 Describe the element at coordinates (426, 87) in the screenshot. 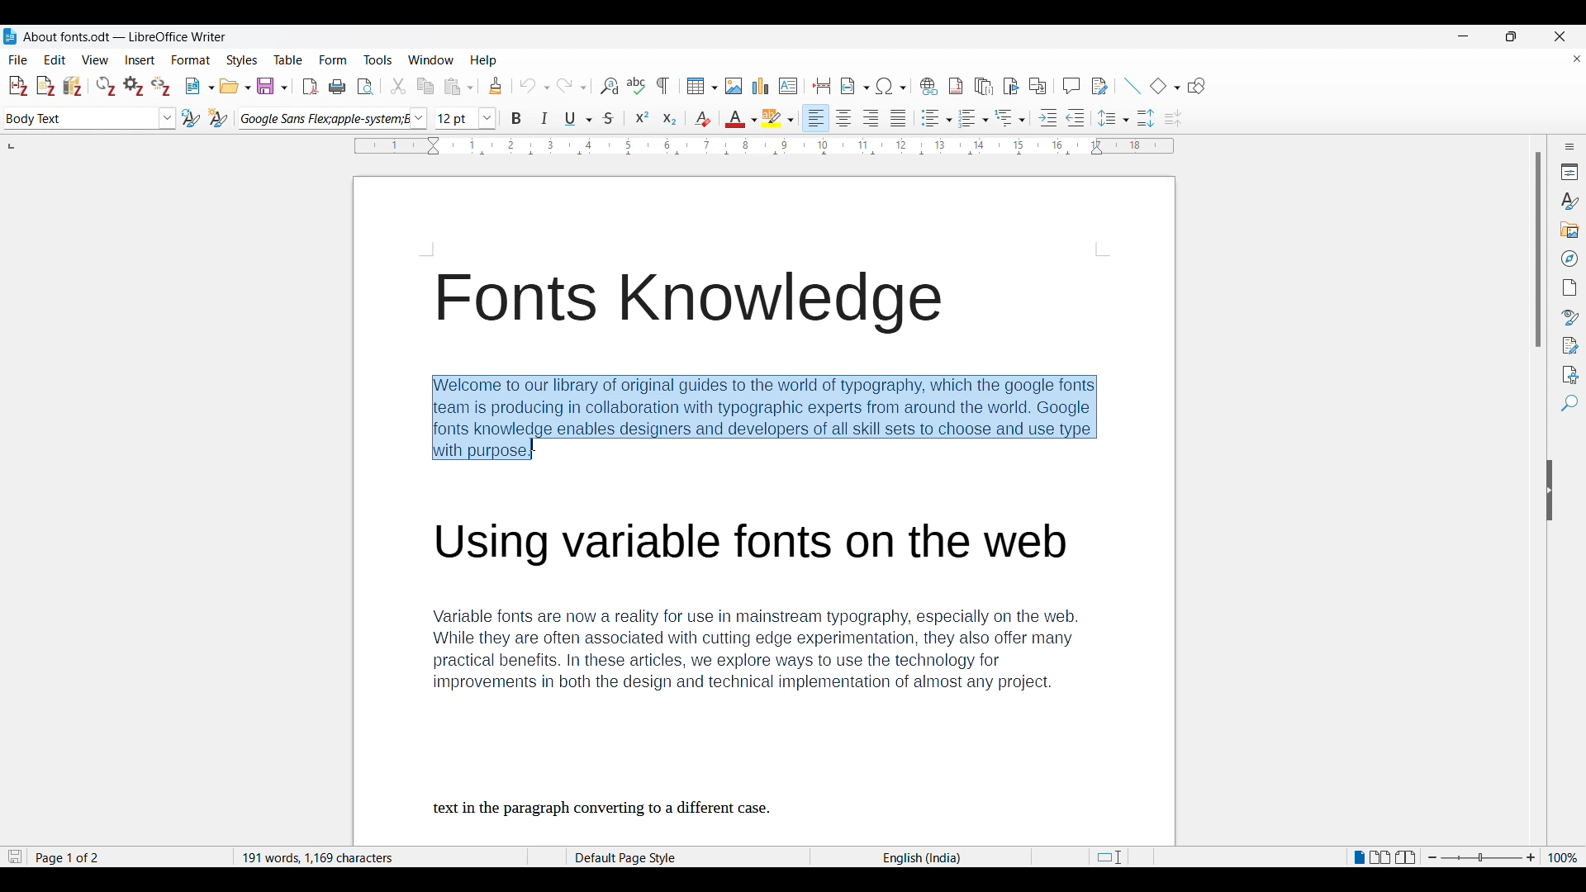

I see `Copy` at that location.